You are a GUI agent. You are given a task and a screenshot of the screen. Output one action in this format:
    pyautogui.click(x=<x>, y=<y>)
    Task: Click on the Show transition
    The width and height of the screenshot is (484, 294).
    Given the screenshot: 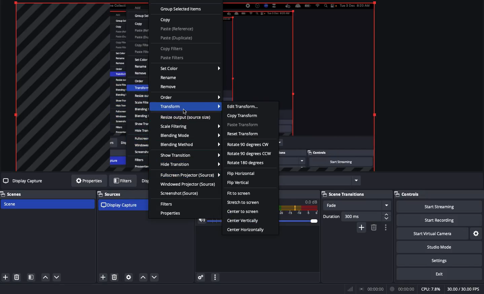 What is the action you would take?
    pyautogui.click(x=190, y=155)
    